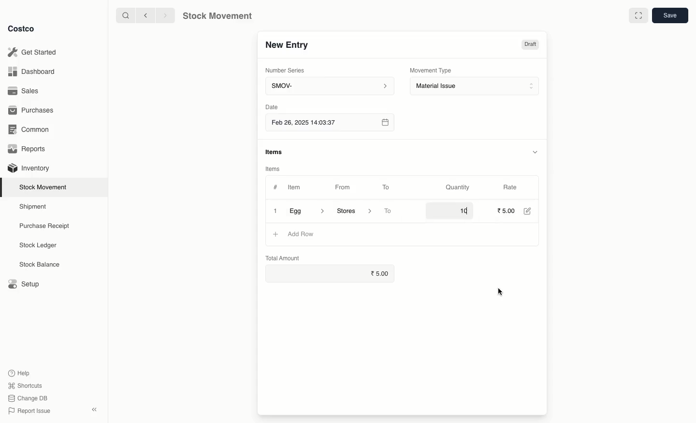 This screenshot has width=696, height=423. Describe the element at coordinates (28, 398) in the screenshot. I see `Change DB` at that location.